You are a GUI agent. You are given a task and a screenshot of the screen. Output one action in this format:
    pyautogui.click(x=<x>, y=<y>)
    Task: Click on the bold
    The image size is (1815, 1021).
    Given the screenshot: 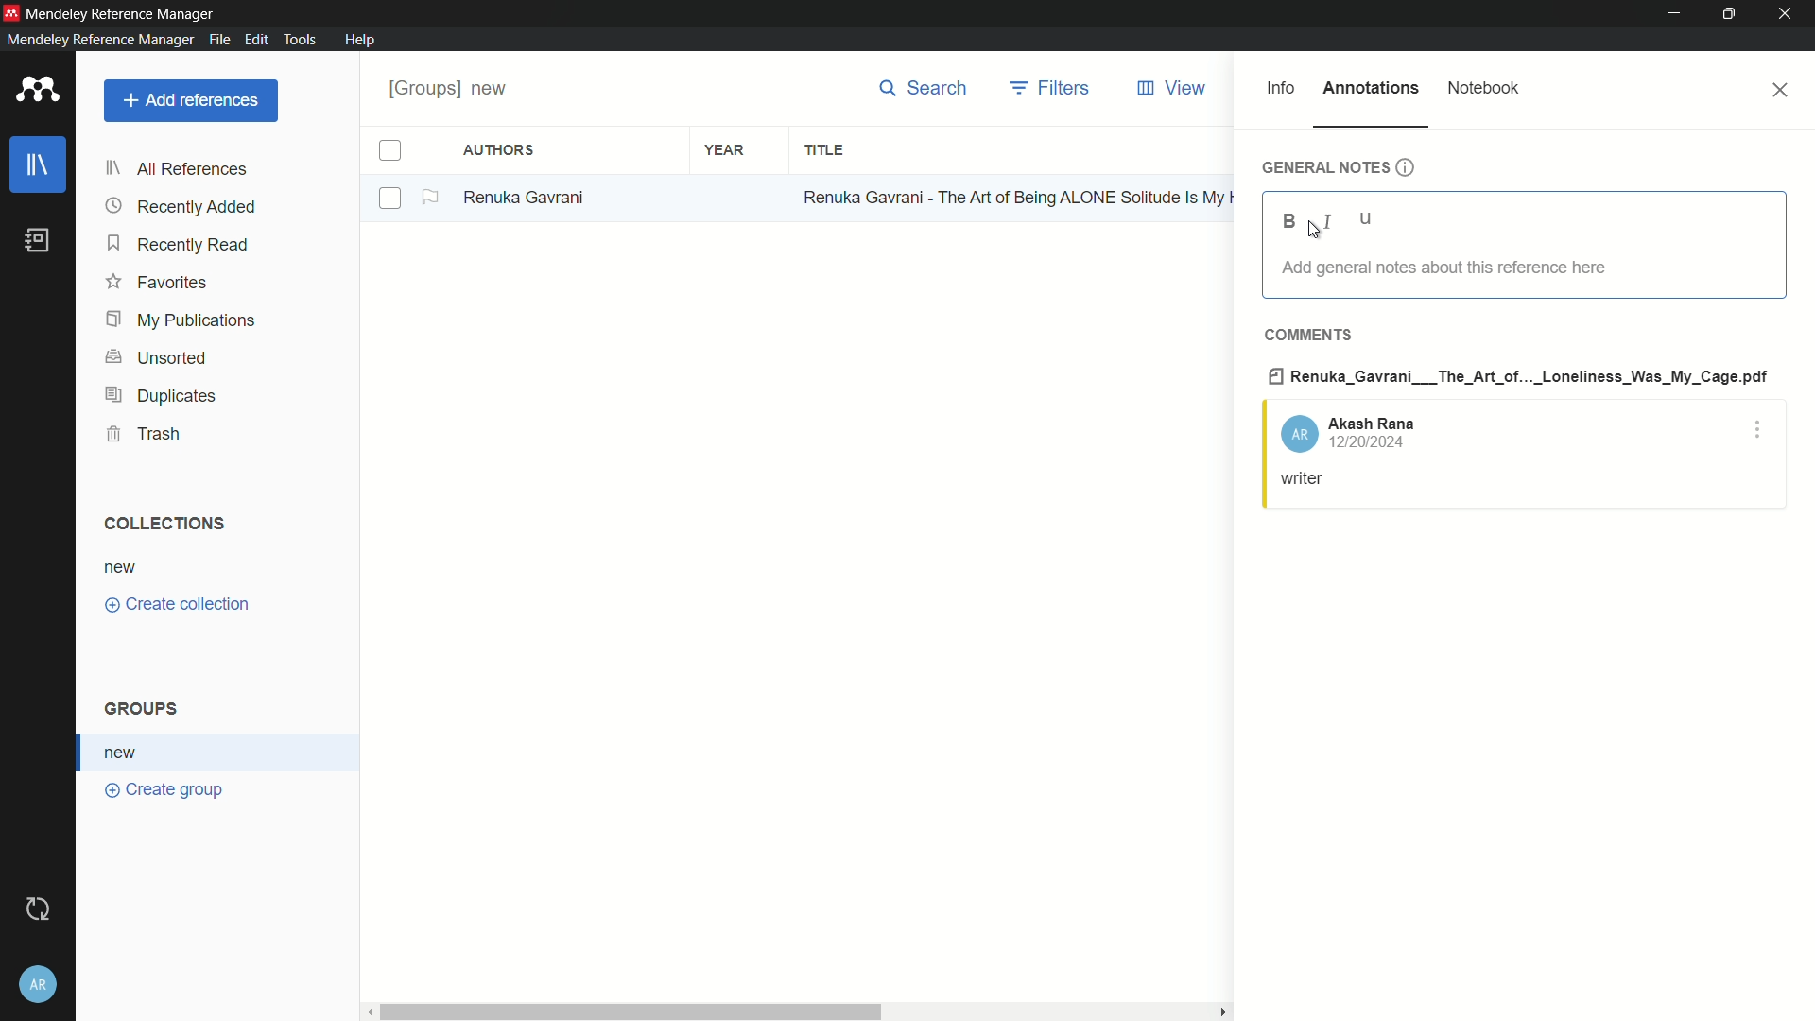 What is the action you would take?
    pyautogui.click(x=1289, y=221)
    